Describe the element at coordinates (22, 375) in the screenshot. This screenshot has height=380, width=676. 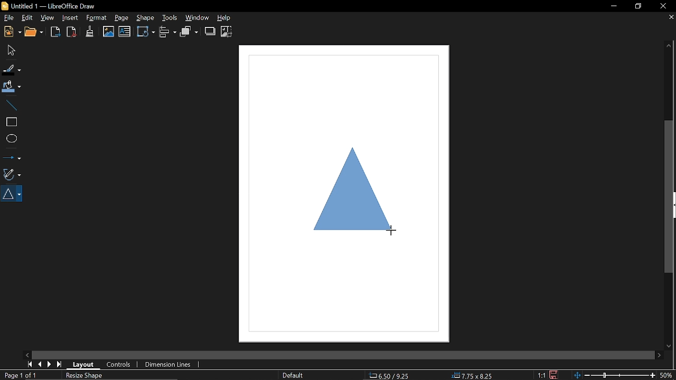
I see `Current page` at that location.